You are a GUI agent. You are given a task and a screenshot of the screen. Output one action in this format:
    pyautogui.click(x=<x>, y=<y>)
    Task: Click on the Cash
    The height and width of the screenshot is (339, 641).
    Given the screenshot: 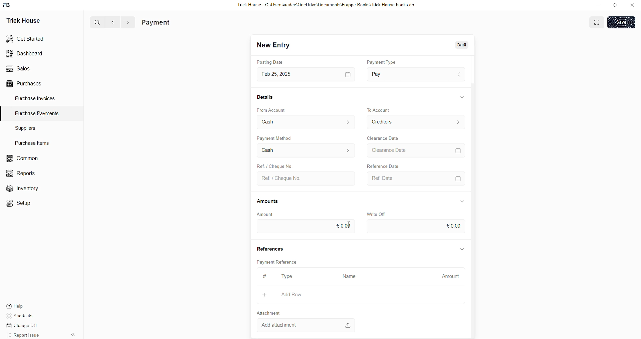 What is the action you would take?
    pyautogui.click(x=272, y=121)
    